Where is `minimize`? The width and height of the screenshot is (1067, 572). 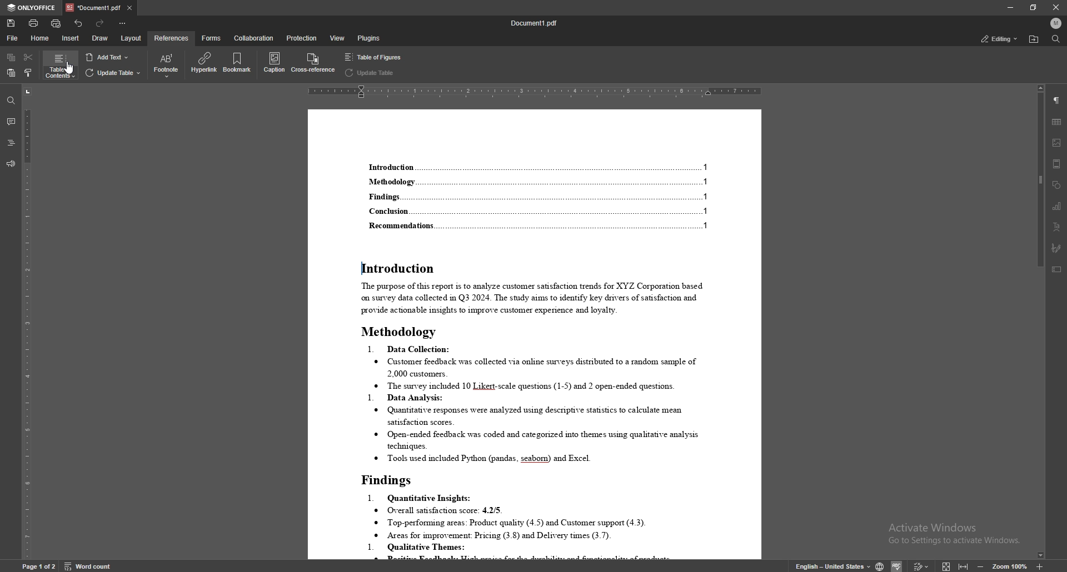
minimize is located at coordinates (1010, 7).